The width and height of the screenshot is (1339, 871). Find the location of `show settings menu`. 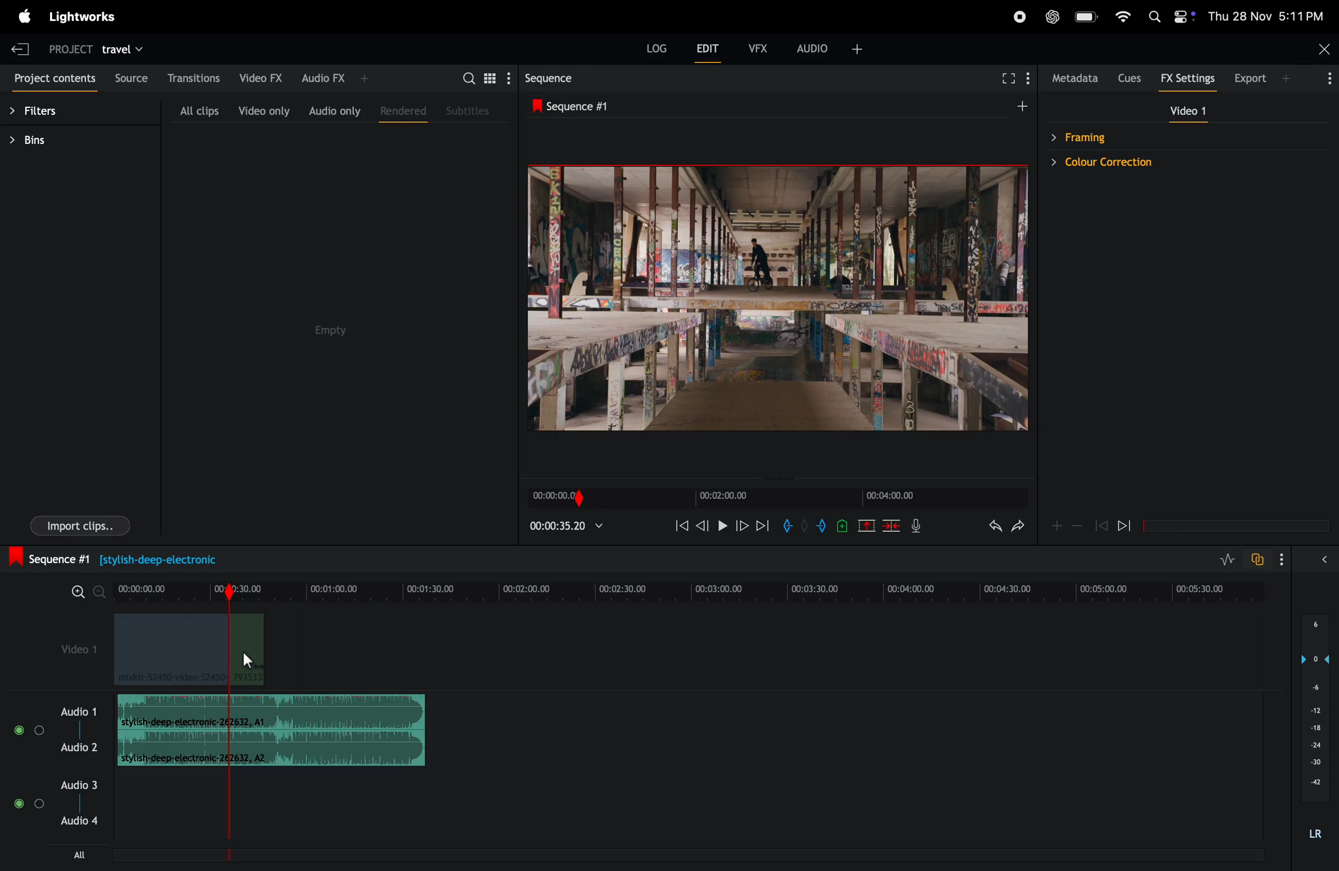

show settings menu is located at coordinates (1031, 75).